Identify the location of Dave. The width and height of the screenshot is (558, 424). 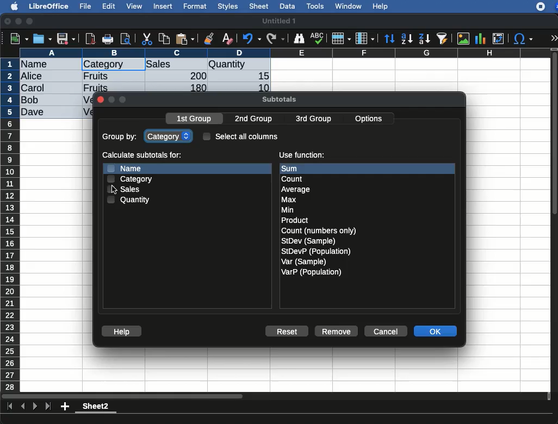
(35, 113).